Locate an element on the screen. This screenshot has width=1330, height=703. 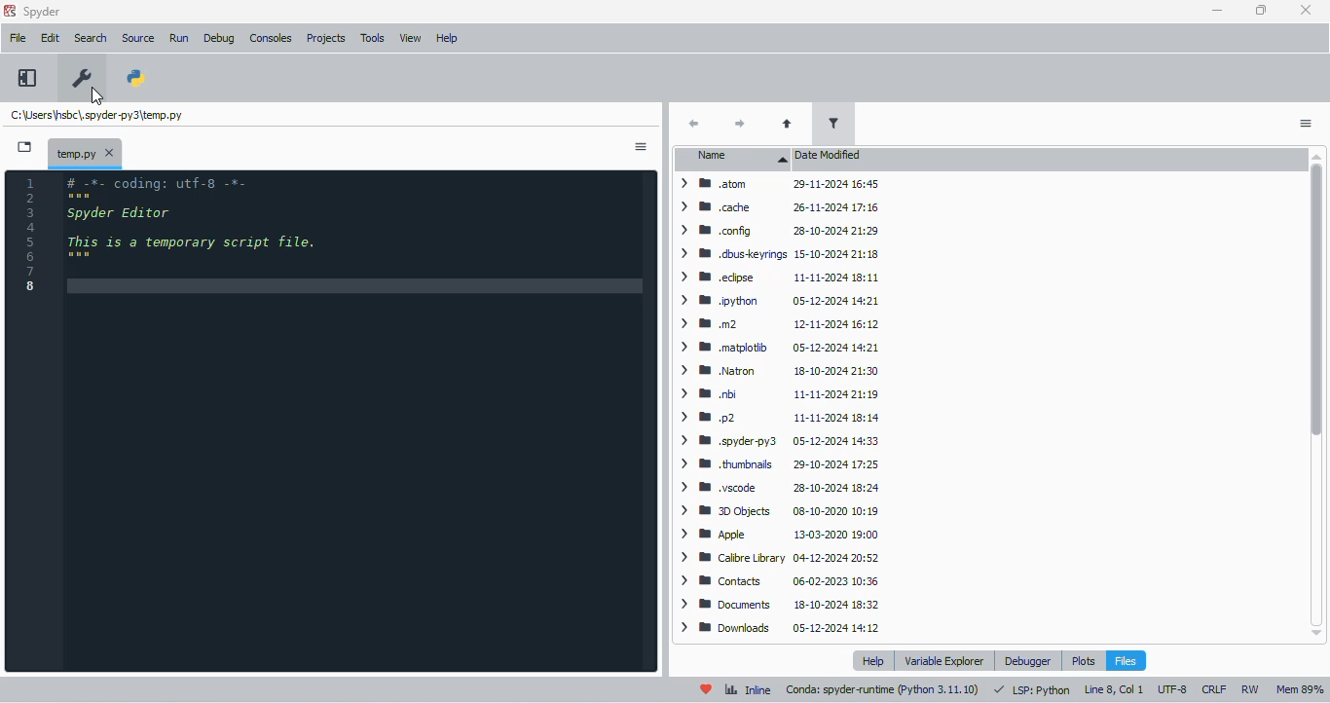
temporary file is located at coordinates (96, 115).